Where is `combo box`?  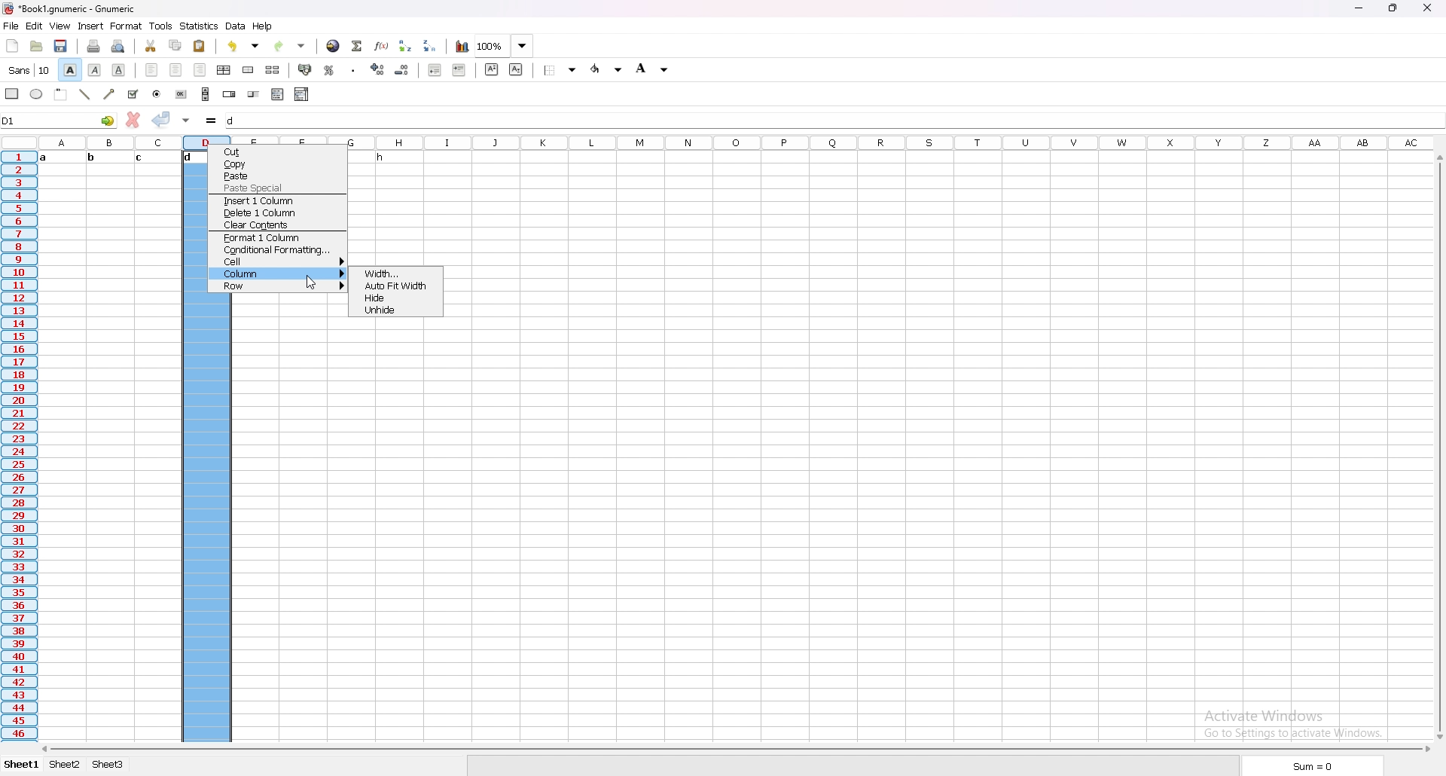 combo box is located at coordinates (303, 94).